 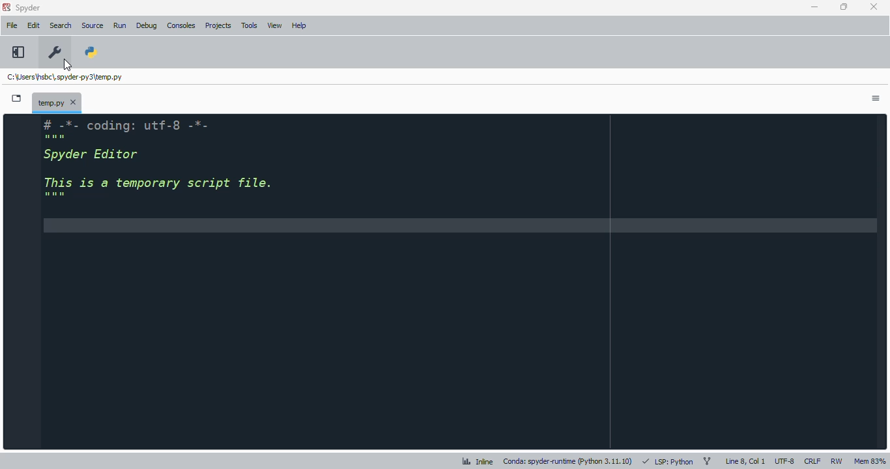 I want to click on tools, so click(x=249, y=25).